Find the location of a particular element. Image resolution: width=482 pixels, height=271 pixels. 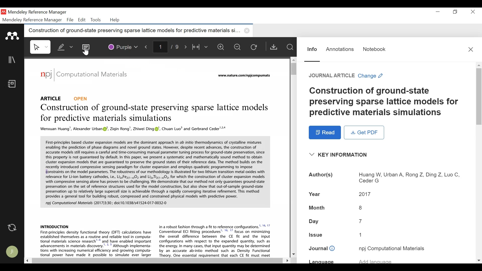

Reload is located at coordinates (256, 48).